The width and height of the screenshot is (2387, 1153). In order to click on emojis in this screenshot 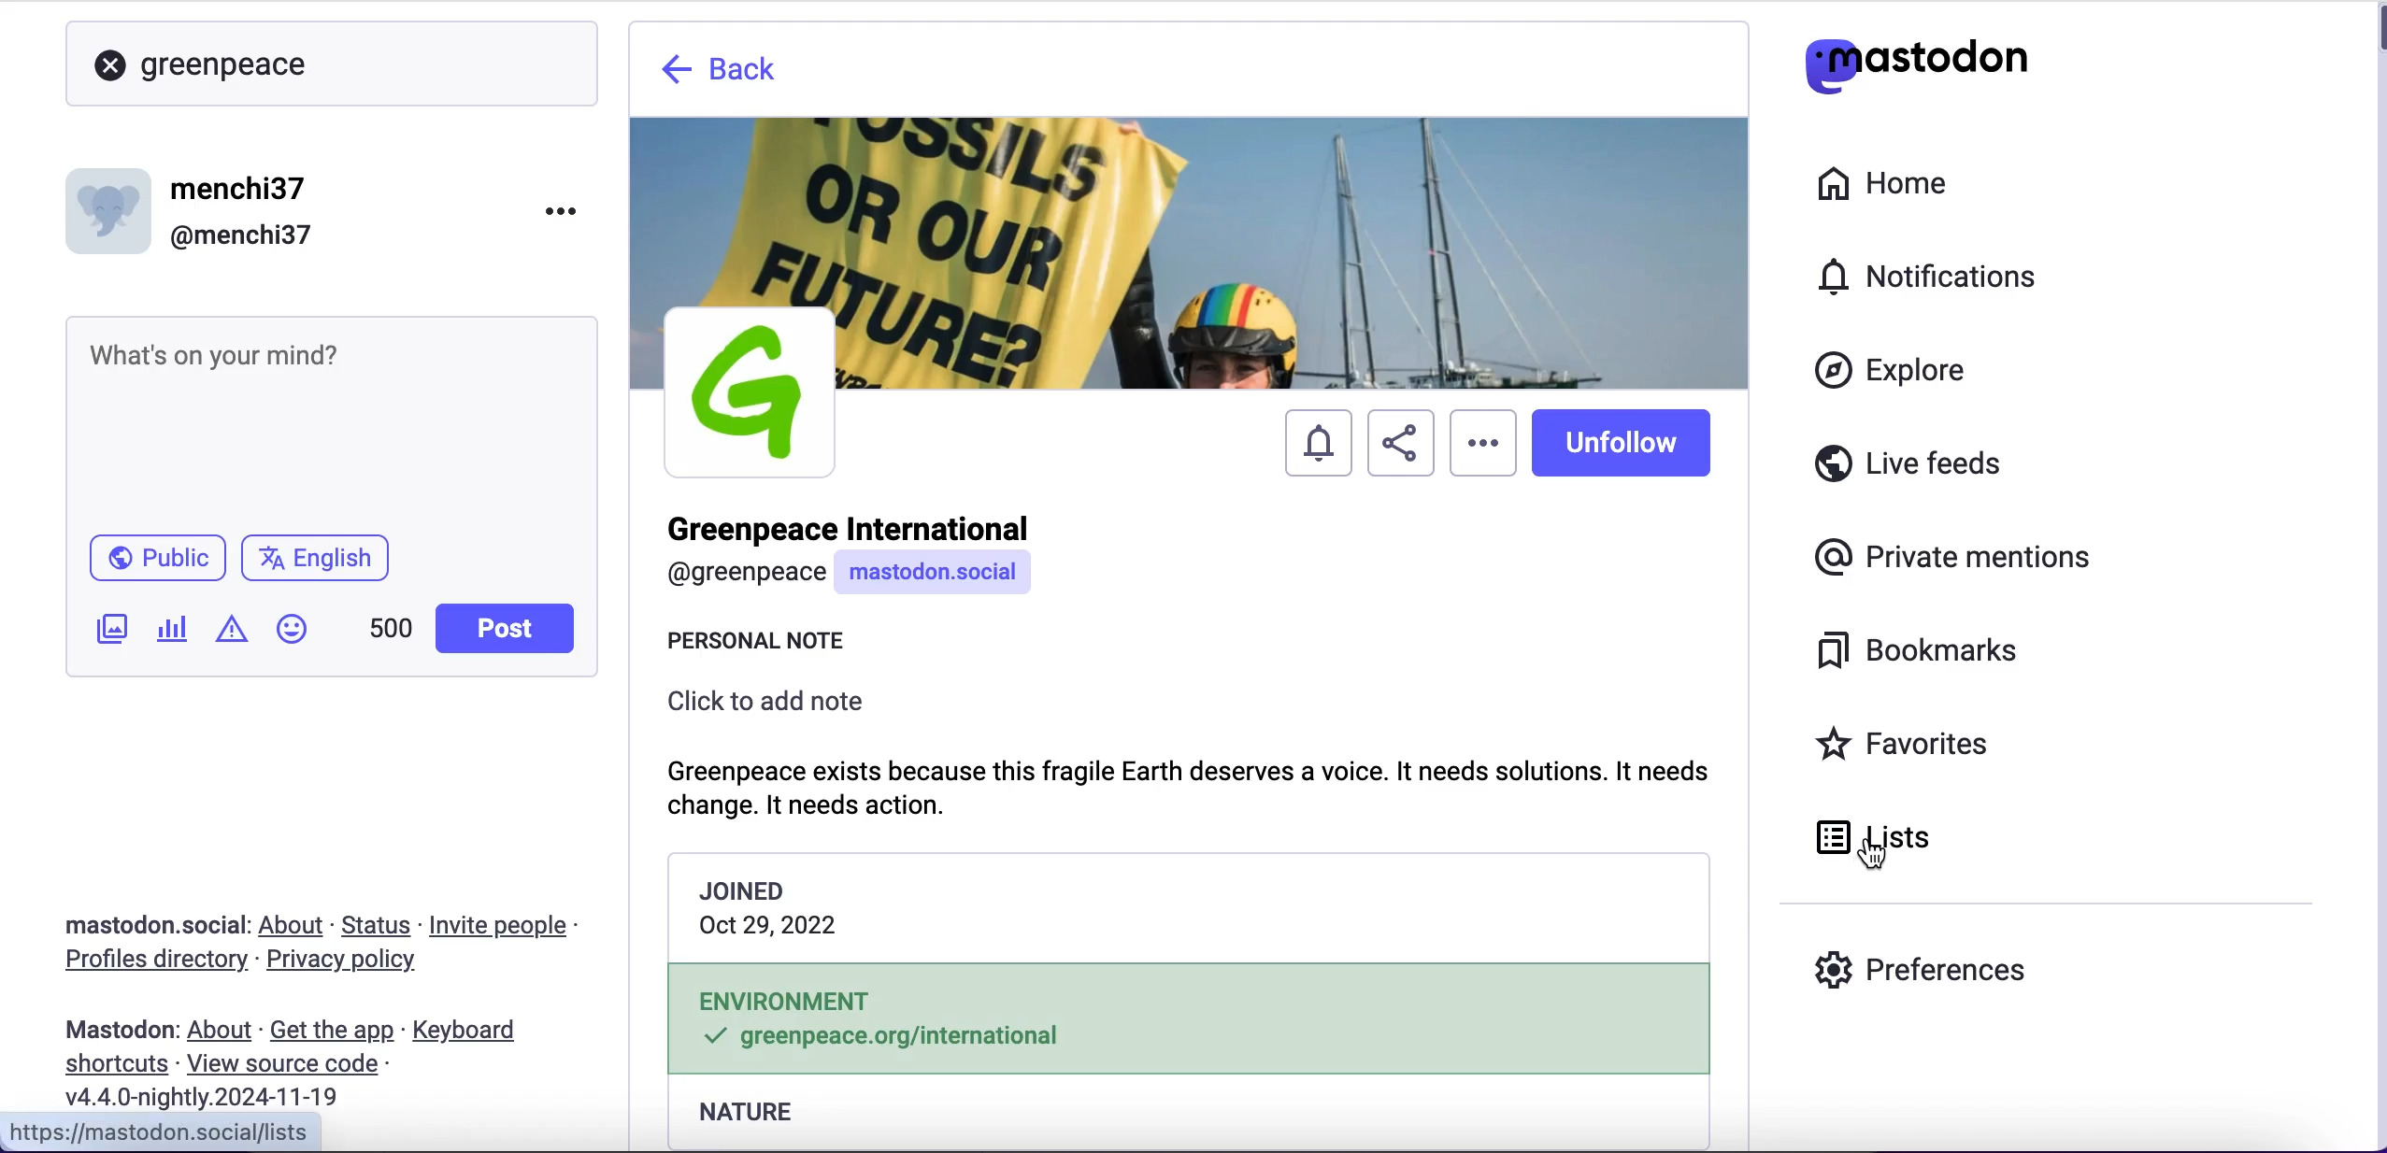, I will do `click(300, 638)`.